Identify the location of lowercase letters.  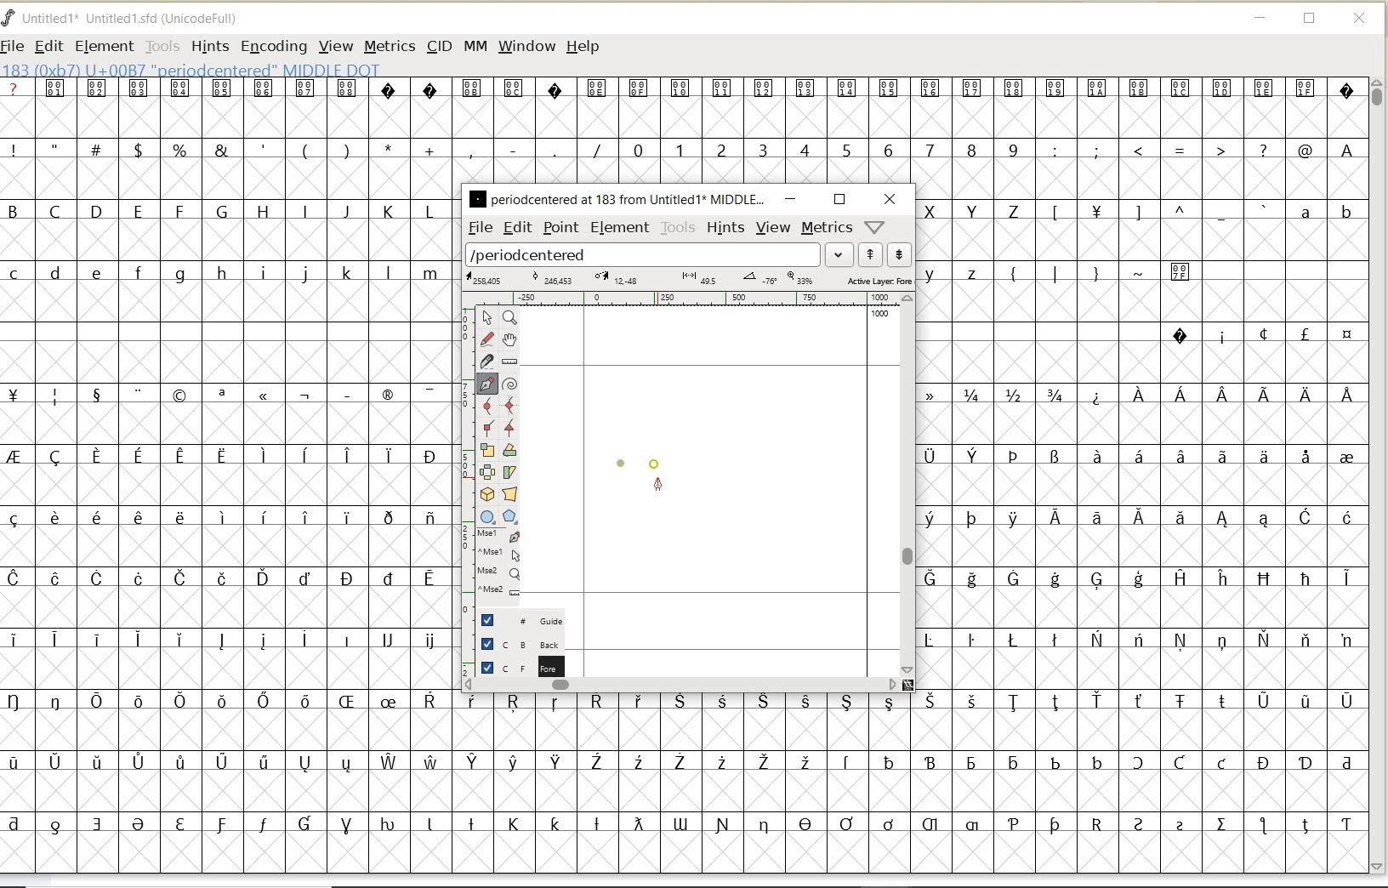
(1325, 215).